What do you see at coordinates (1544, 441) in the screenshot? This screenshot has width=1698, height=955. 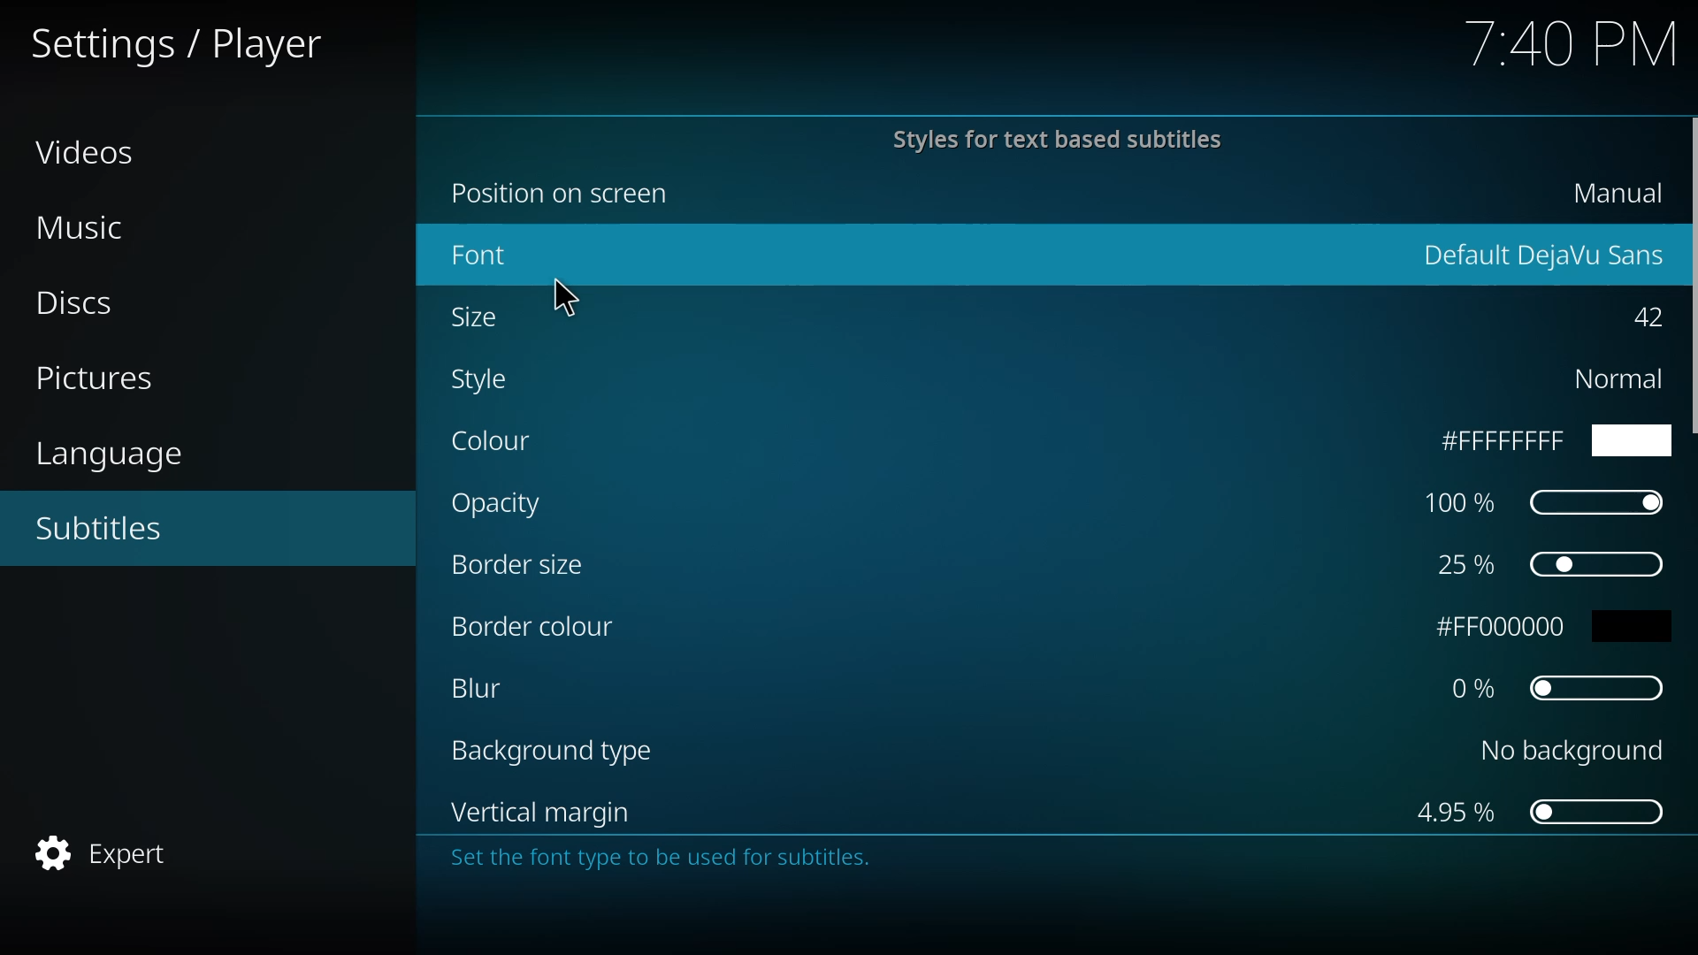 I see `ffff` at bounding box center [1544, 441].